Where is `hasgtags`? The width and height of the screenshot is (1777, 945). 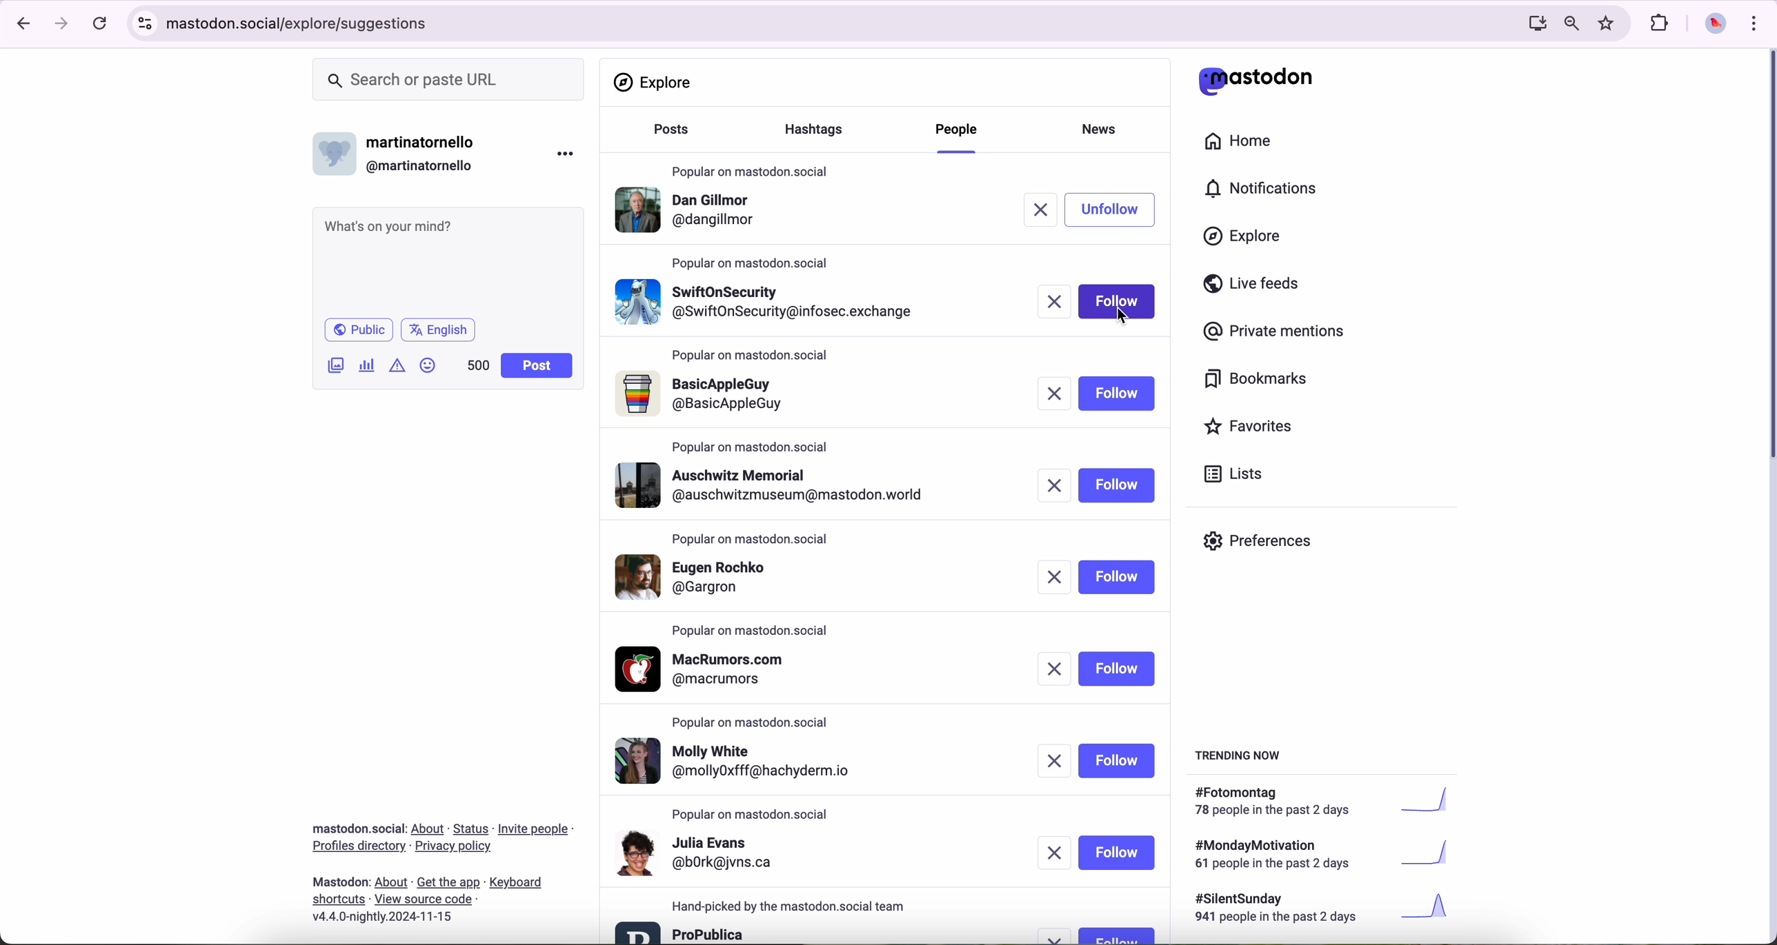 hasgtags is located at coordinates (822, 131).